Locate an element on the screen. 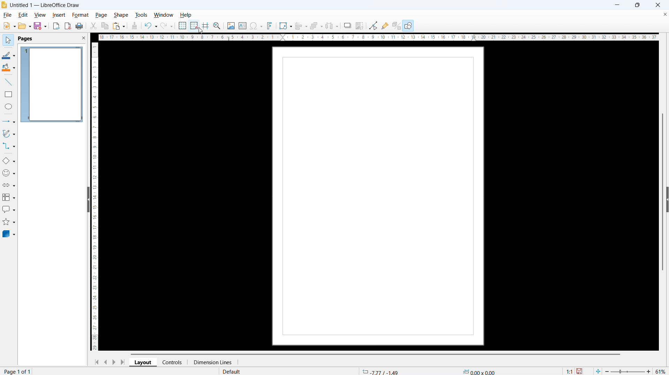  curves and polygons is located at coordinates (9, 134).